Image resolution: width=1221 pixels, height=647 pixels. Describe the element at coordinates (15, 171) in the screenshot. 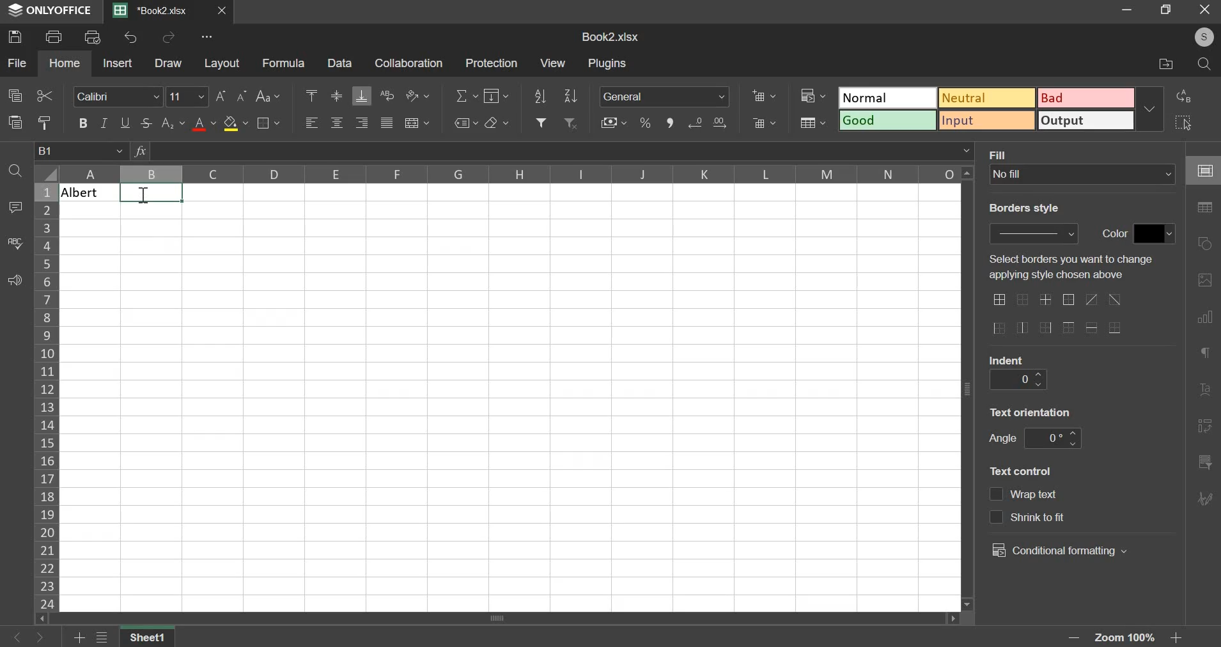

I see `find` at that location.